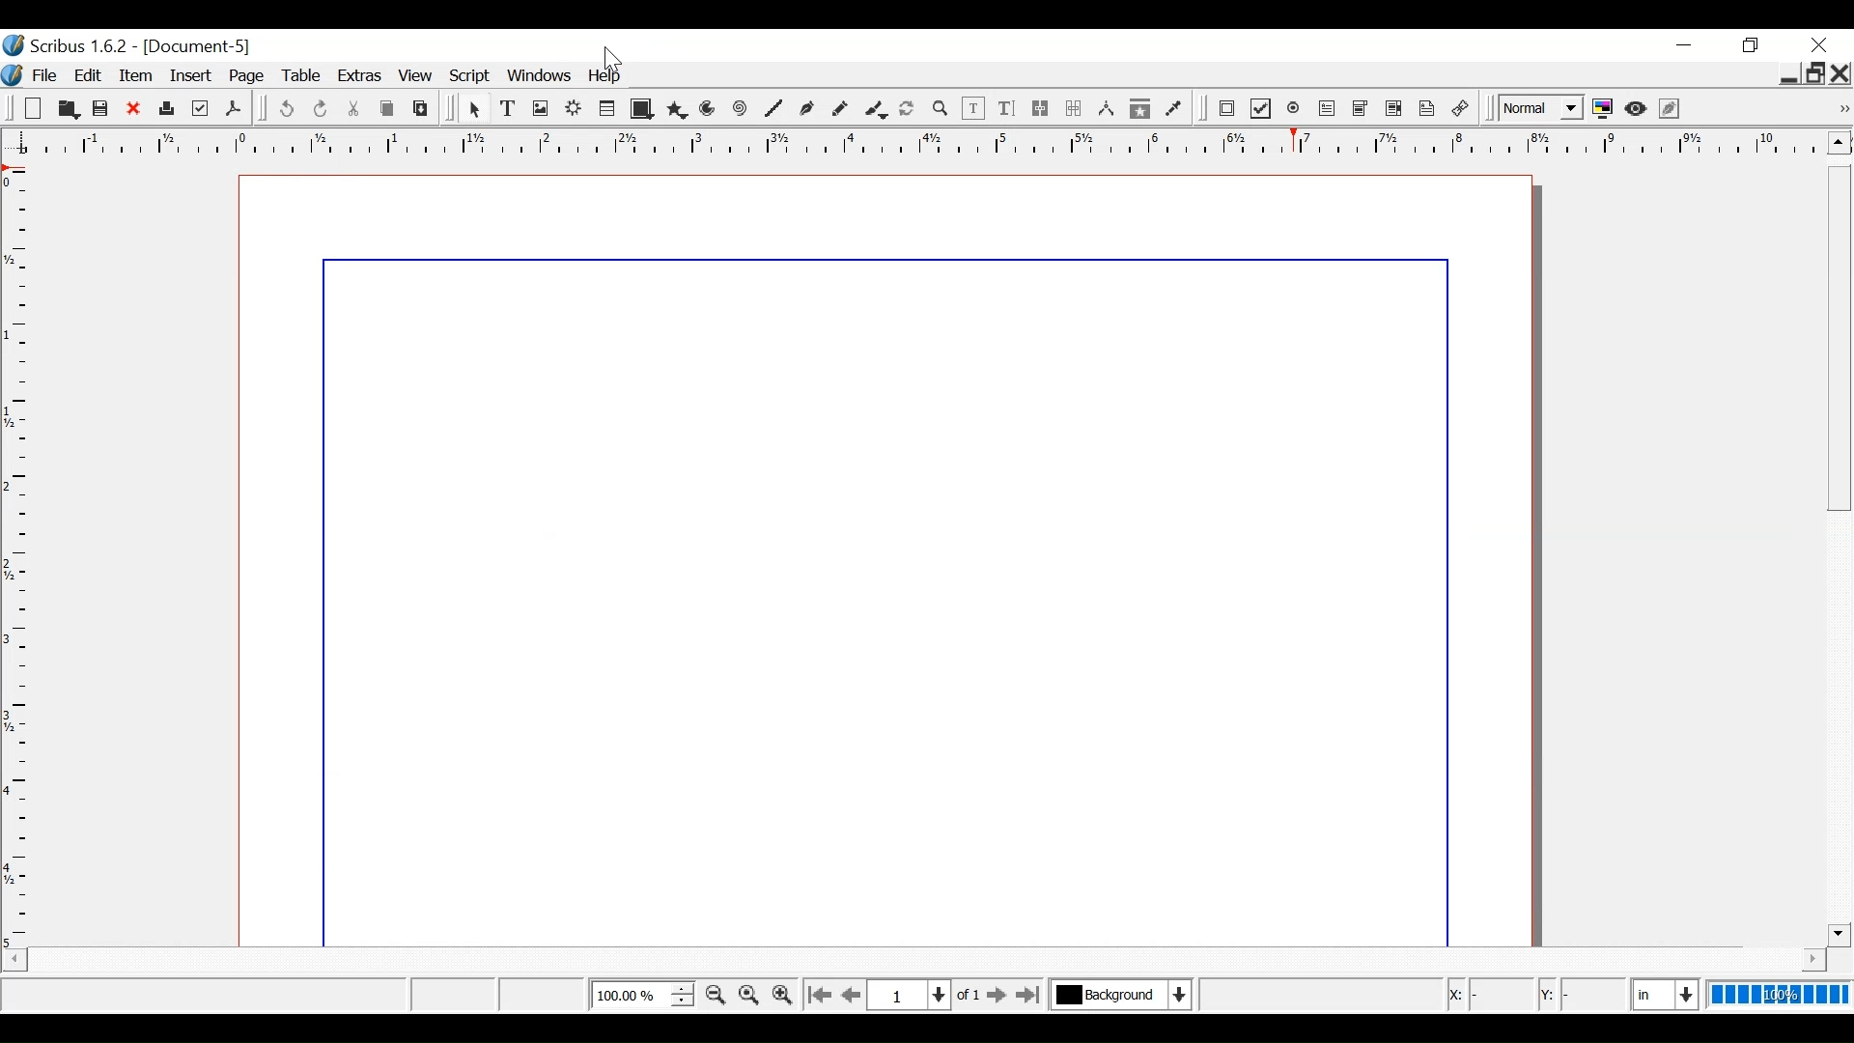 This screenshot has width=1854, height=1043. I want to click on logo, so click(12, 73).